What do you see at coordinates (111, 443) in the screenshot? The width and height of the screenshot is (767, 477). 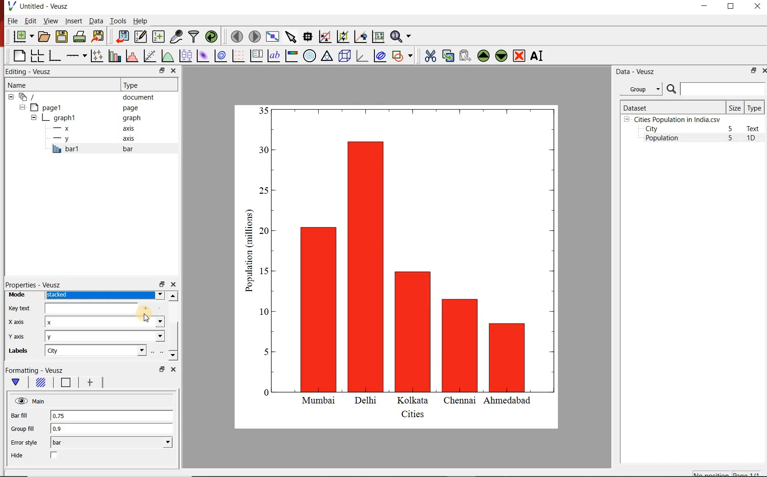 I see `bar` at bounding box center [111, 443].